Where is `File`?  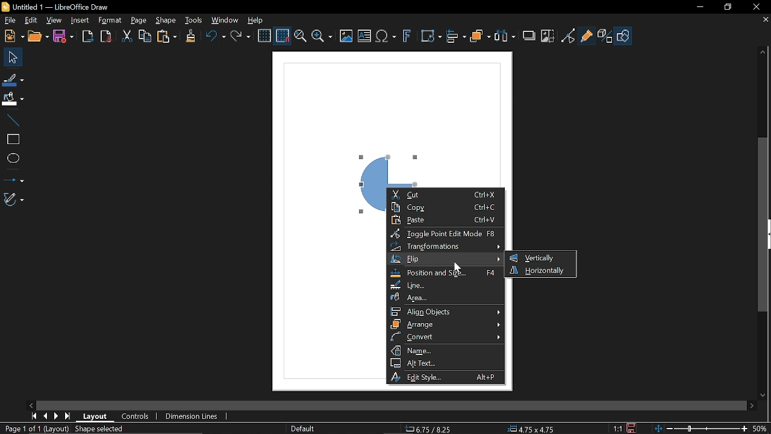
File is located at coordinates (8, 20).